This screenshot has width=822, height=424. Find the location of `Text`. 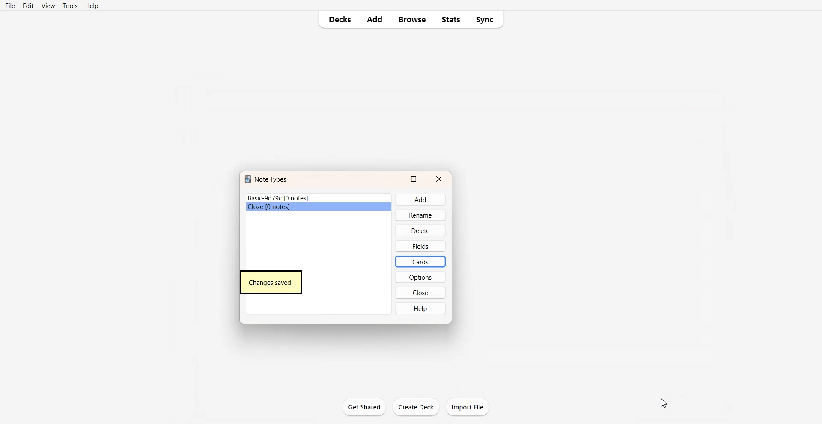

Text is located at coordinates (271, 283).